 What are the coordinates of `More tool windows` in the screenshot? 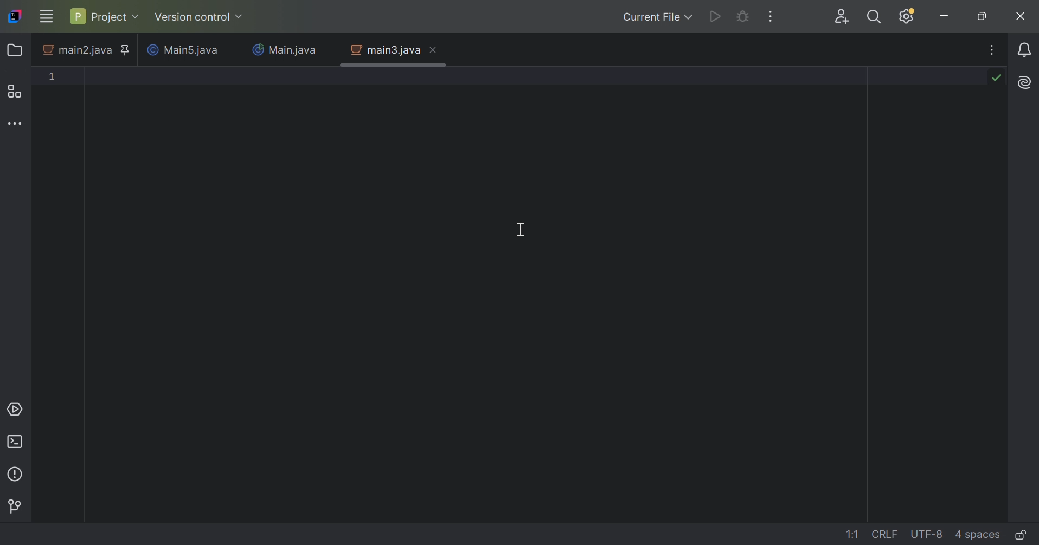 It's located at (17, 123).